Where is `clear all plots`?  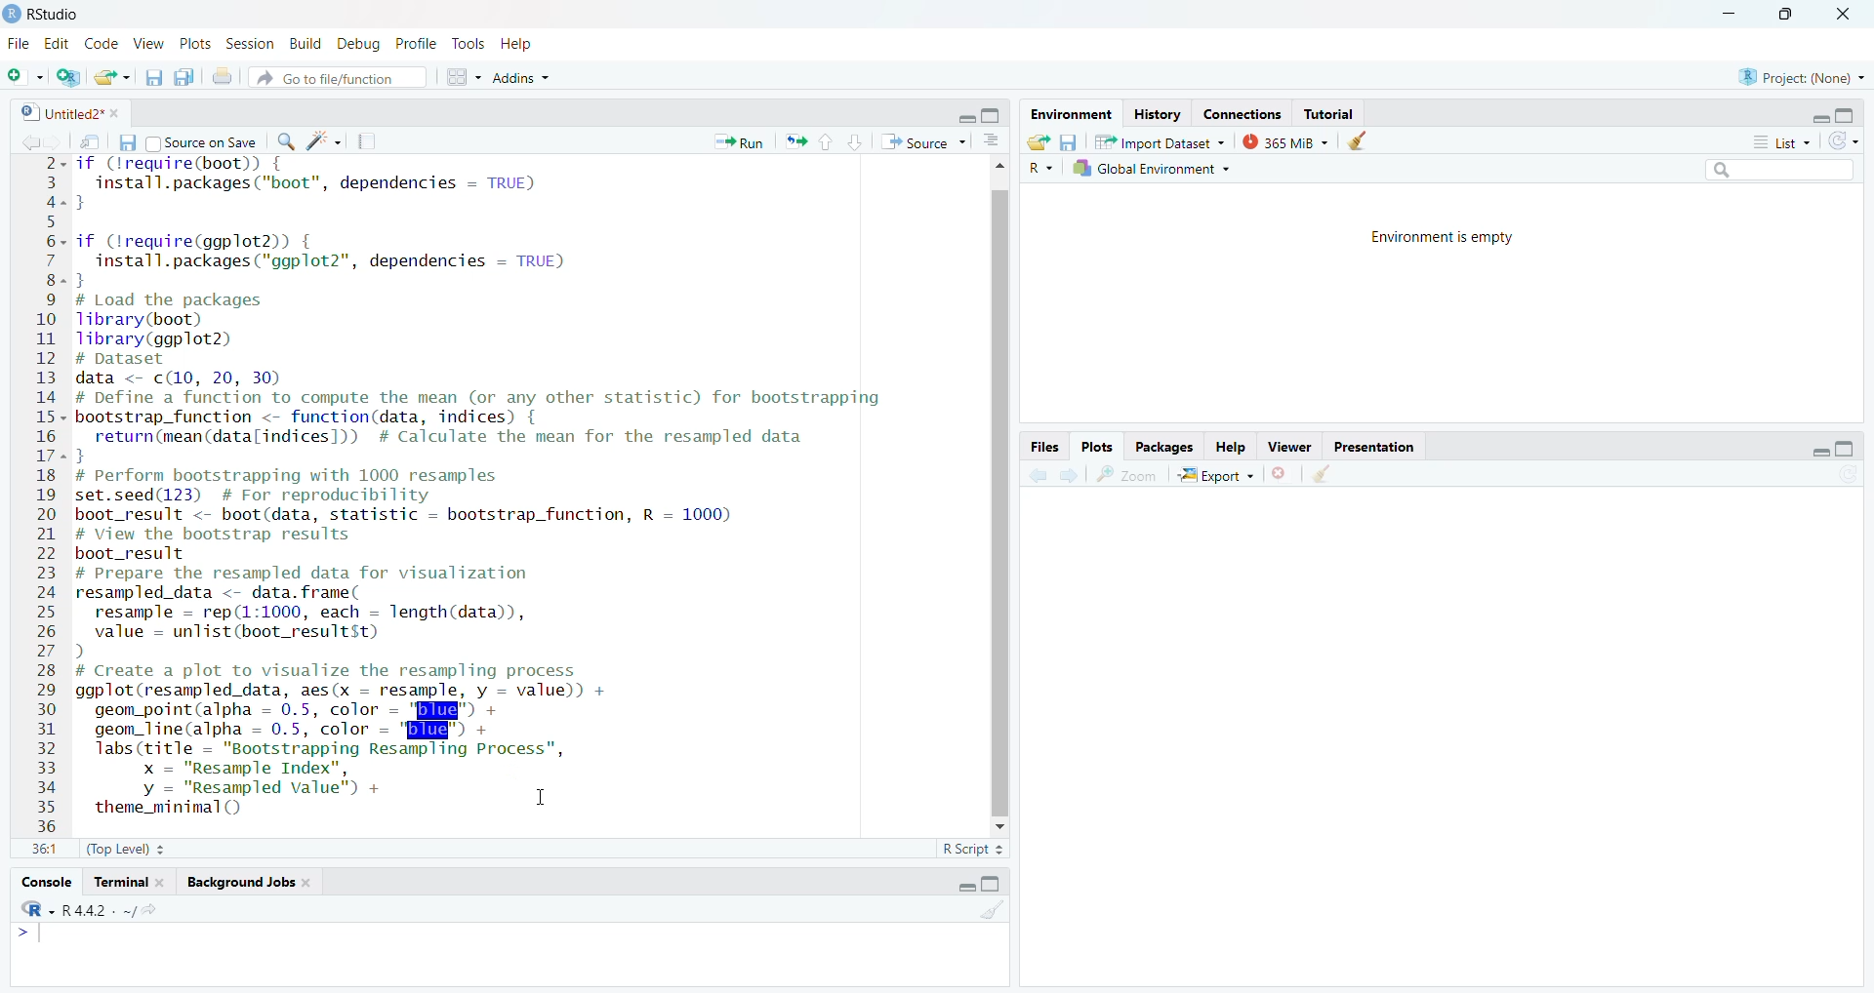 clear all plots is located at coordinates (1321, 474).